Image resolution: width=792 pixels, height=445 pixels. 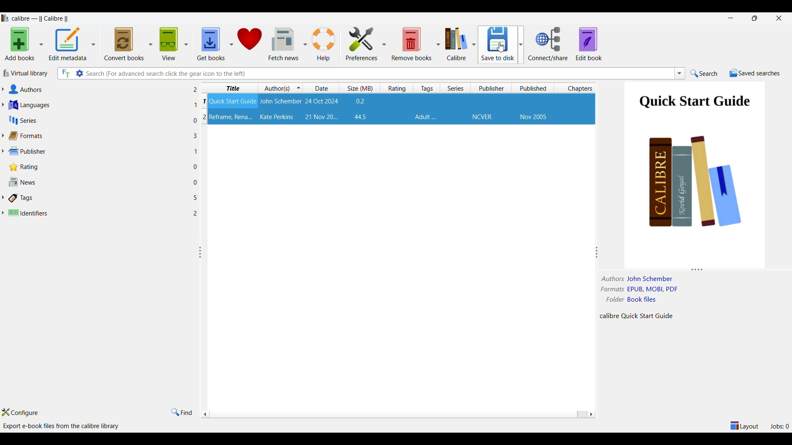 What do you see at coordinates (456, 88) in the screenshot?
I see `Series column` at bounding box center [456, 88].